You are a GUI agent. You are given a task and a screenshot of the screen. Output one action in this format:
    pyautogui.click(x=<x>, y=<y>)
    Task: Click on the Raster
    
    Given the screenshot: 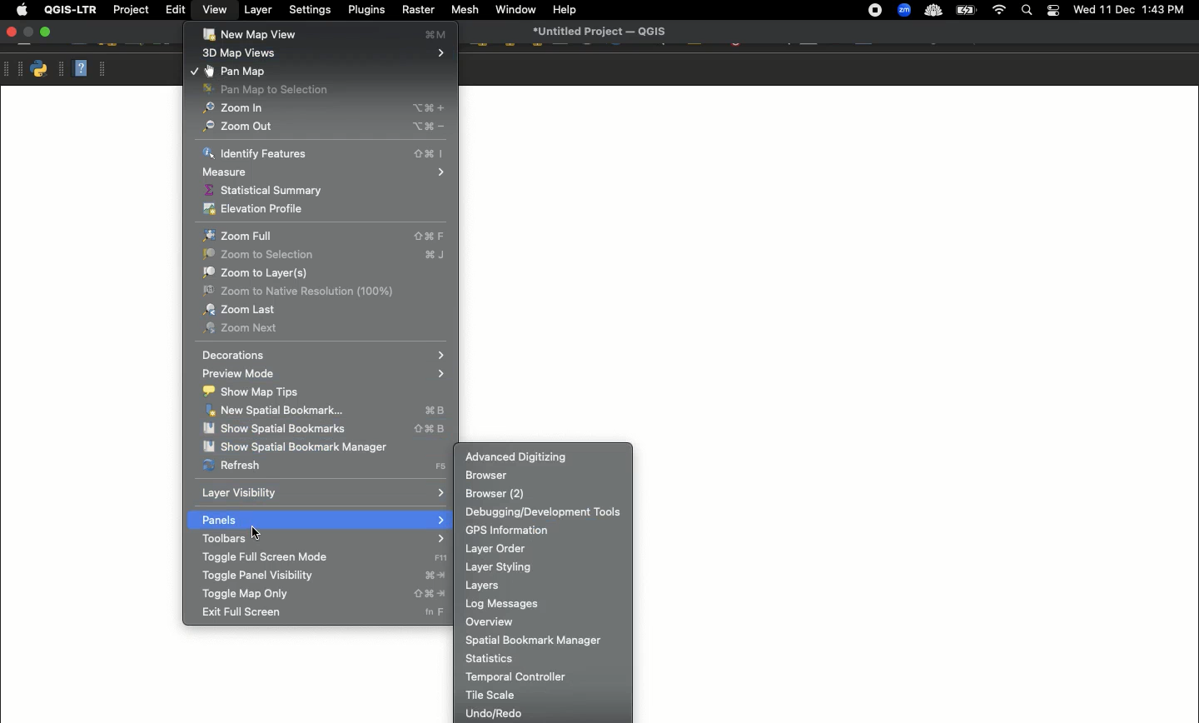 What is the action you would take?
    pyautogui.click(x=416, y=10)
    